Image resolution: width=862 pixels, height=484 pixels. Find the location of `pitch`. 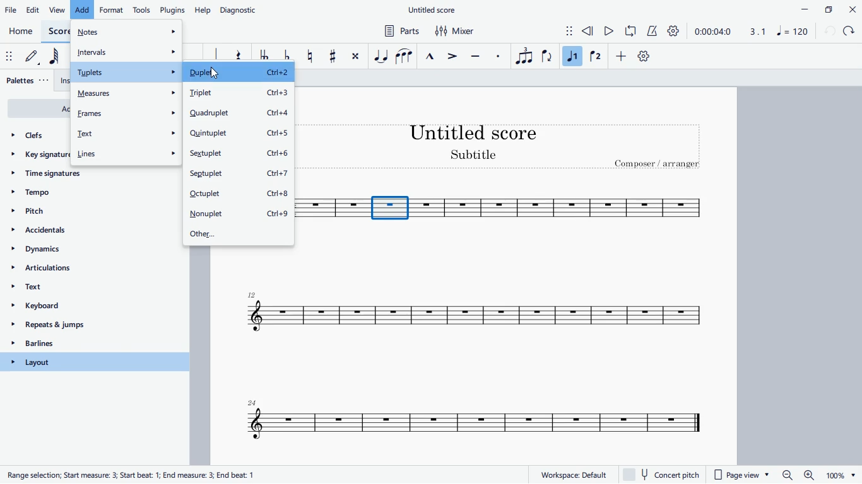

pitch is located at coordinates (50, 210).